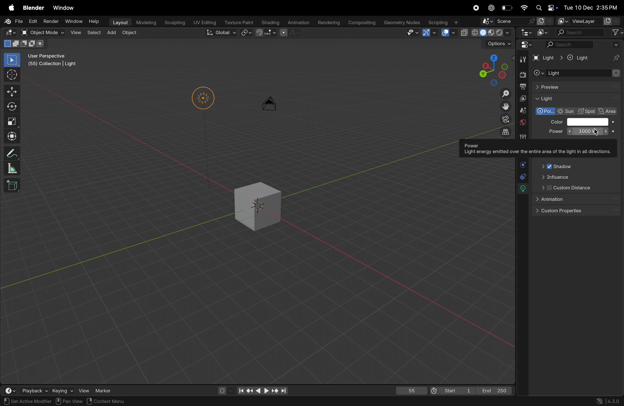 The height and width of the screenshot is (406, 624). Describe the element at coordinates (119, 22) in the screenshot. I see `layout` at that location.